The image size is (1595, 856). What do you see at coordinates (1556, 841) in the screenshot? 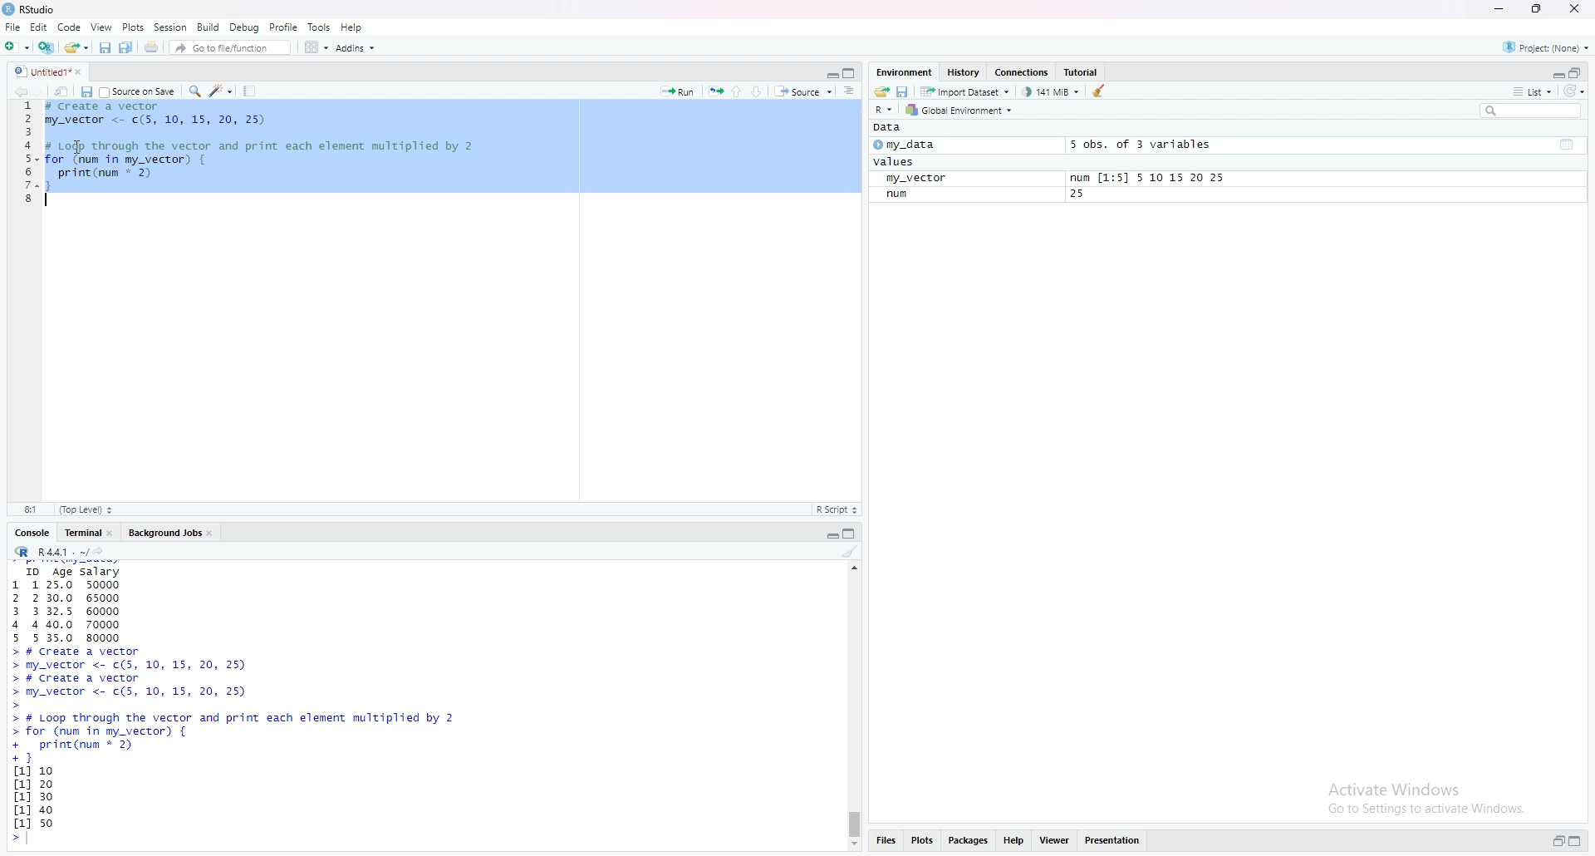
I see `expand` at bounding box center [1556, 841].